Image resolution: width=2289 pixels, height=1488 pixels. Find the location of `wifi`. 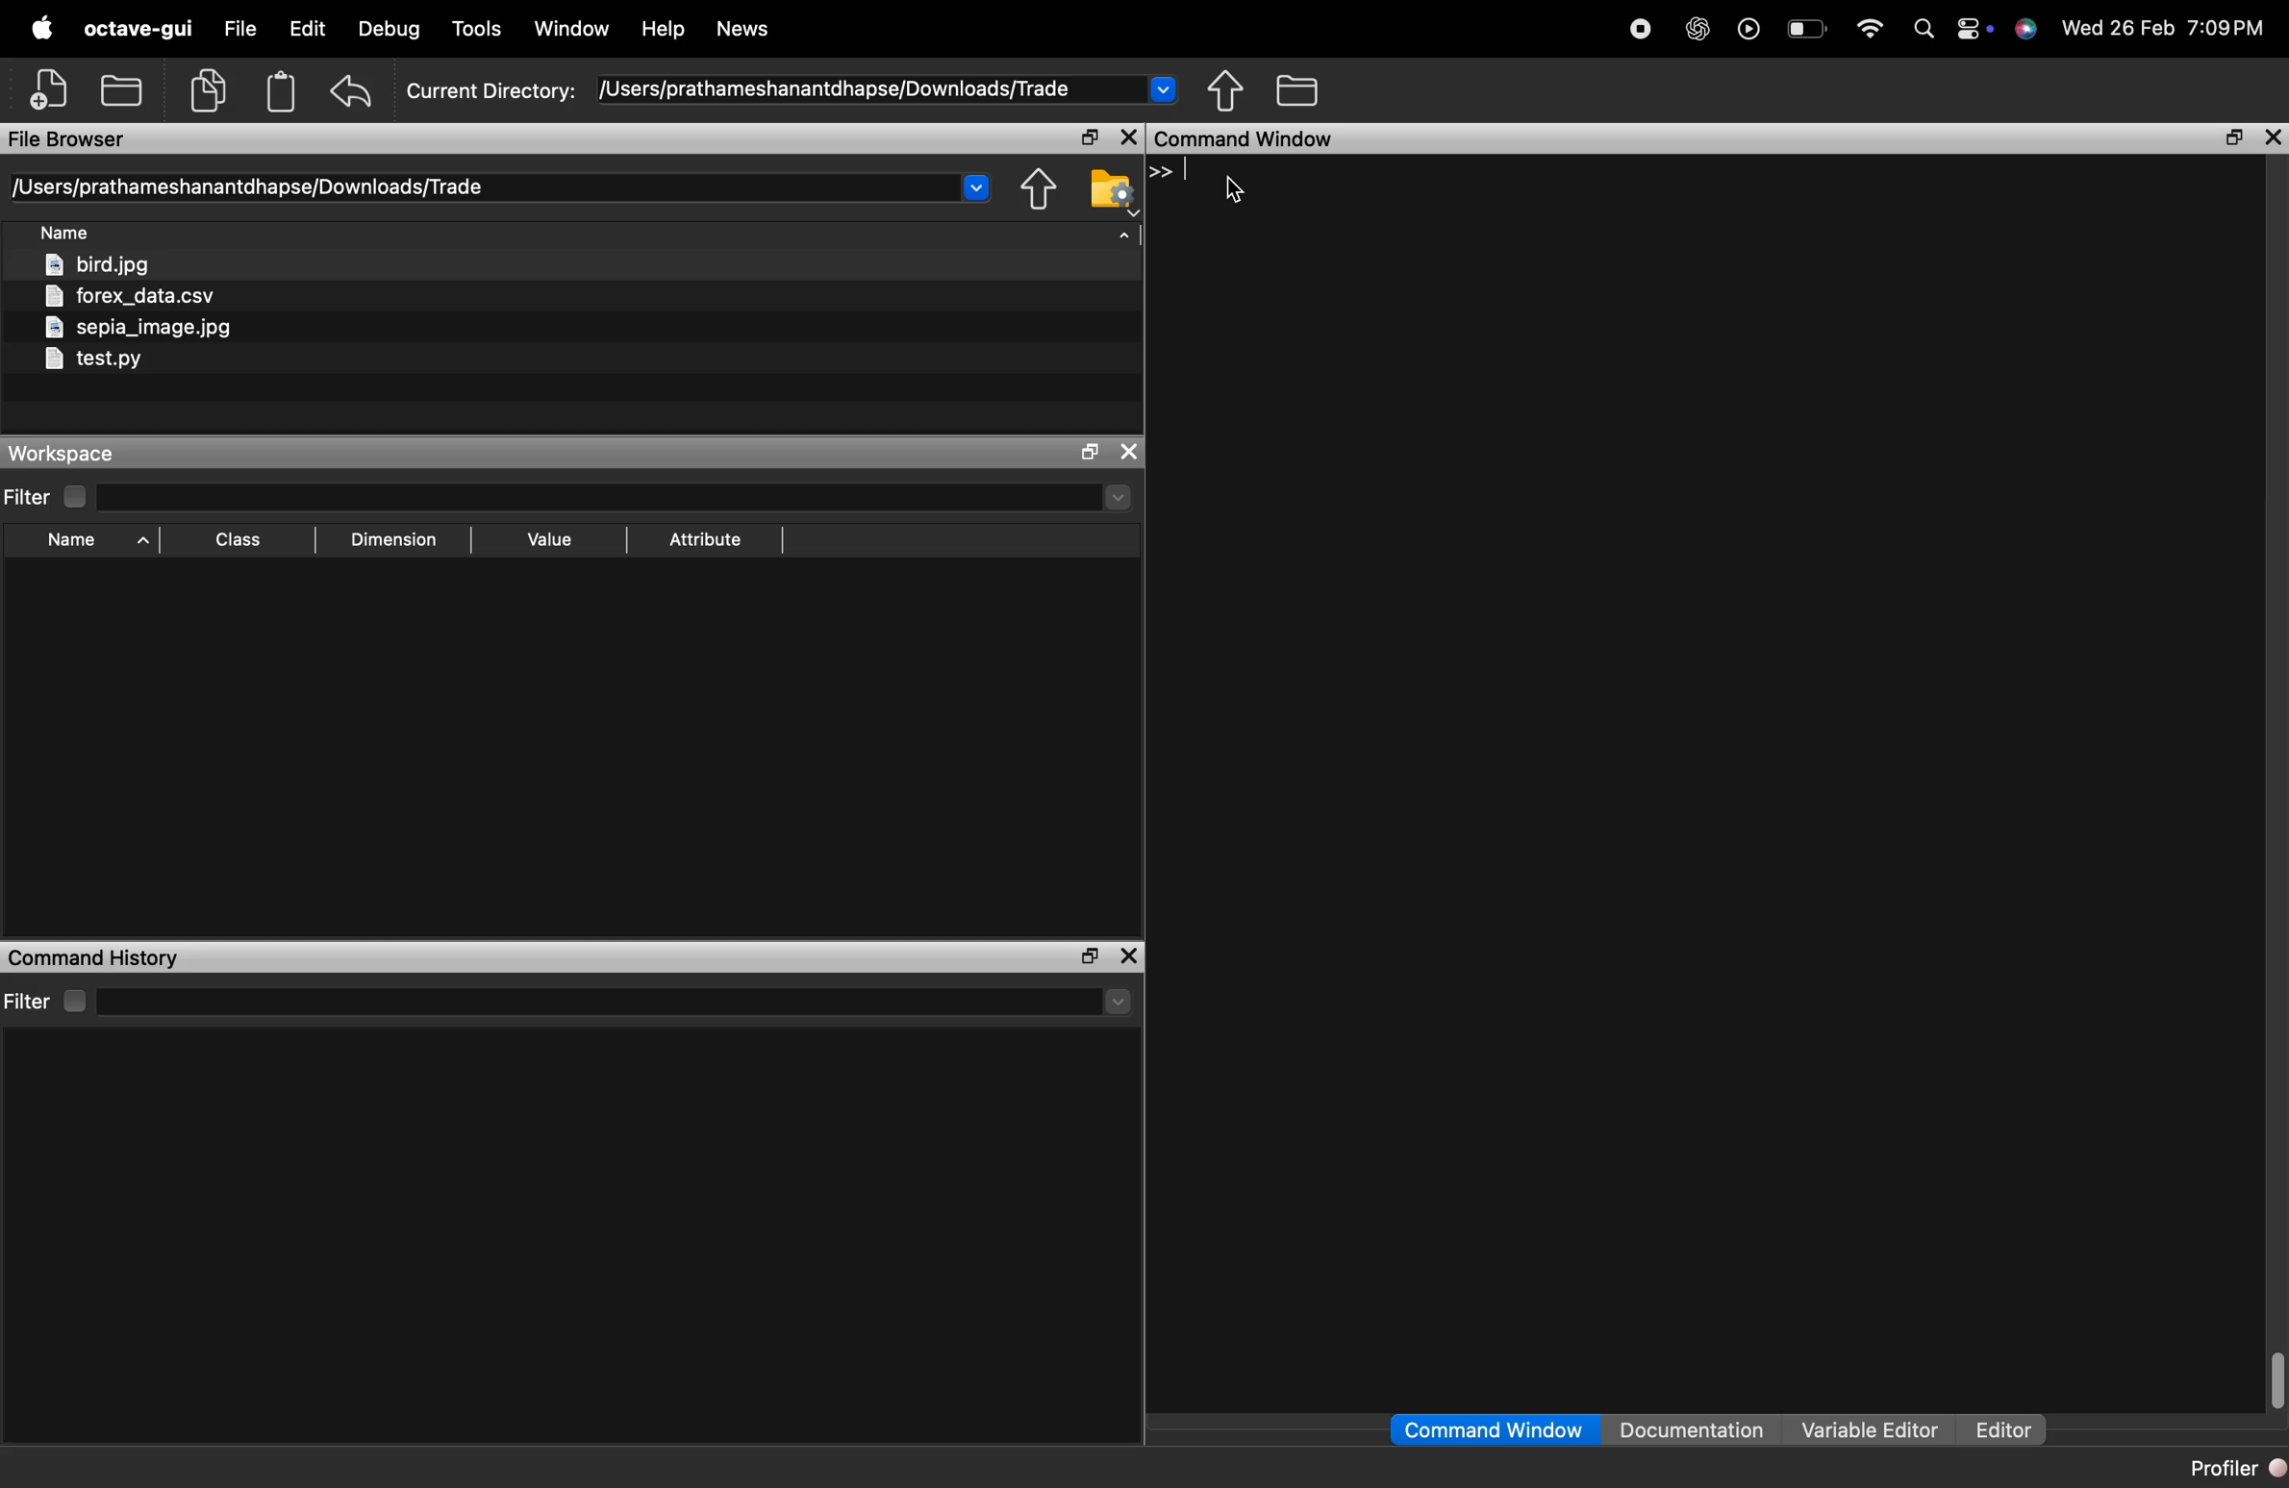

wifi is located at coordinates (1870, 30).